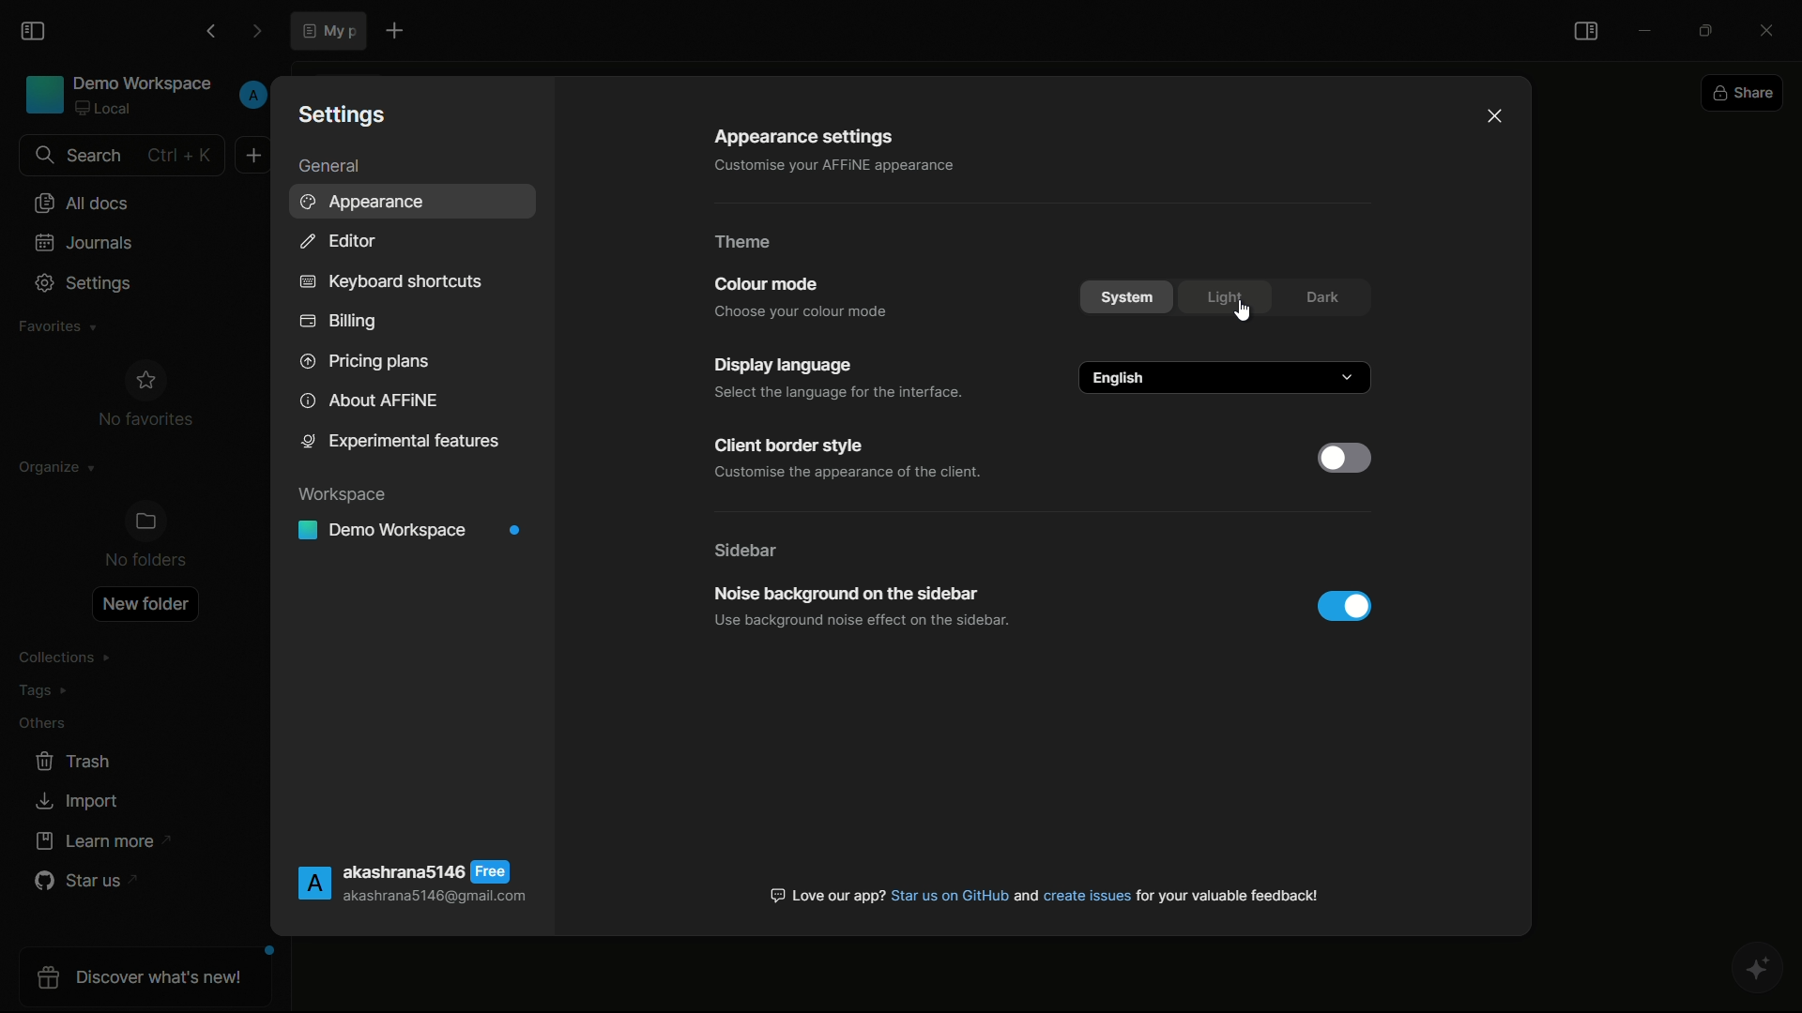  Describe the element at coordinates (747, 549) in the screenshot. I see `Sidebar` at that location.